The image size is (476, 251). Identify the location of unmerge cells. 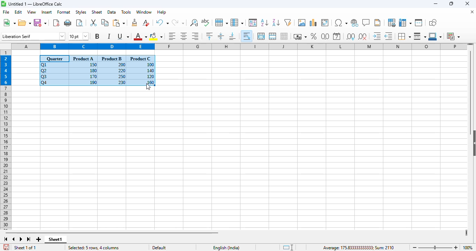
(284, 36).